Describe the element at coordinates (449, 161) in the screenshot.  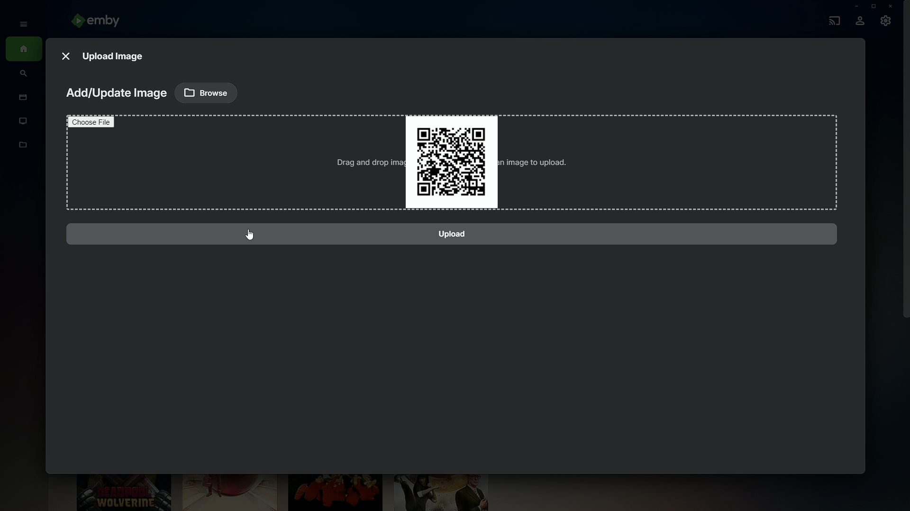
I see `Image` at that location.